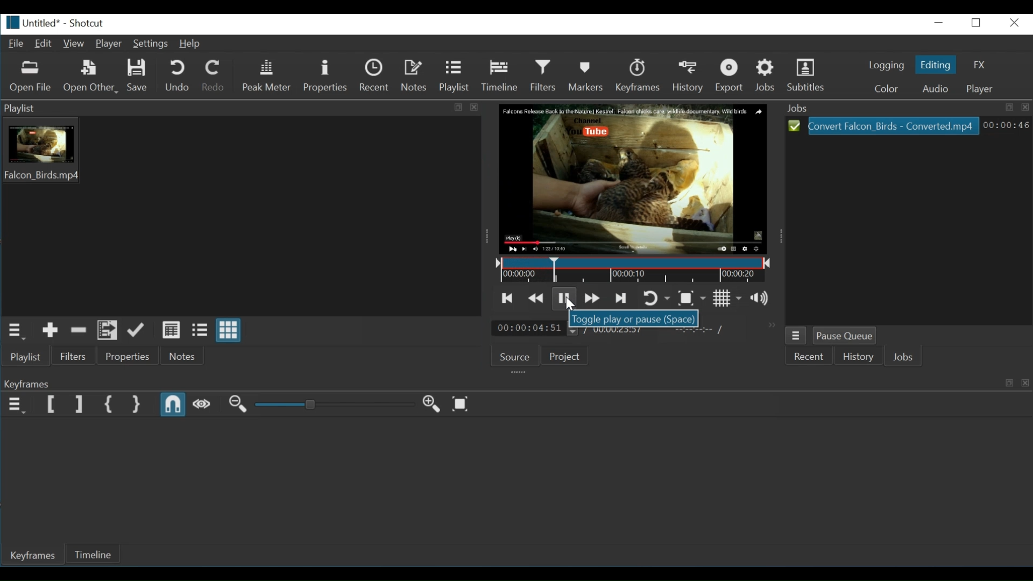 The height and width of the screenshot is (581, 1033). What do you see at coordinates (729, 75) in the screenshot?
I see `Export` at bounding box center [729, 75].